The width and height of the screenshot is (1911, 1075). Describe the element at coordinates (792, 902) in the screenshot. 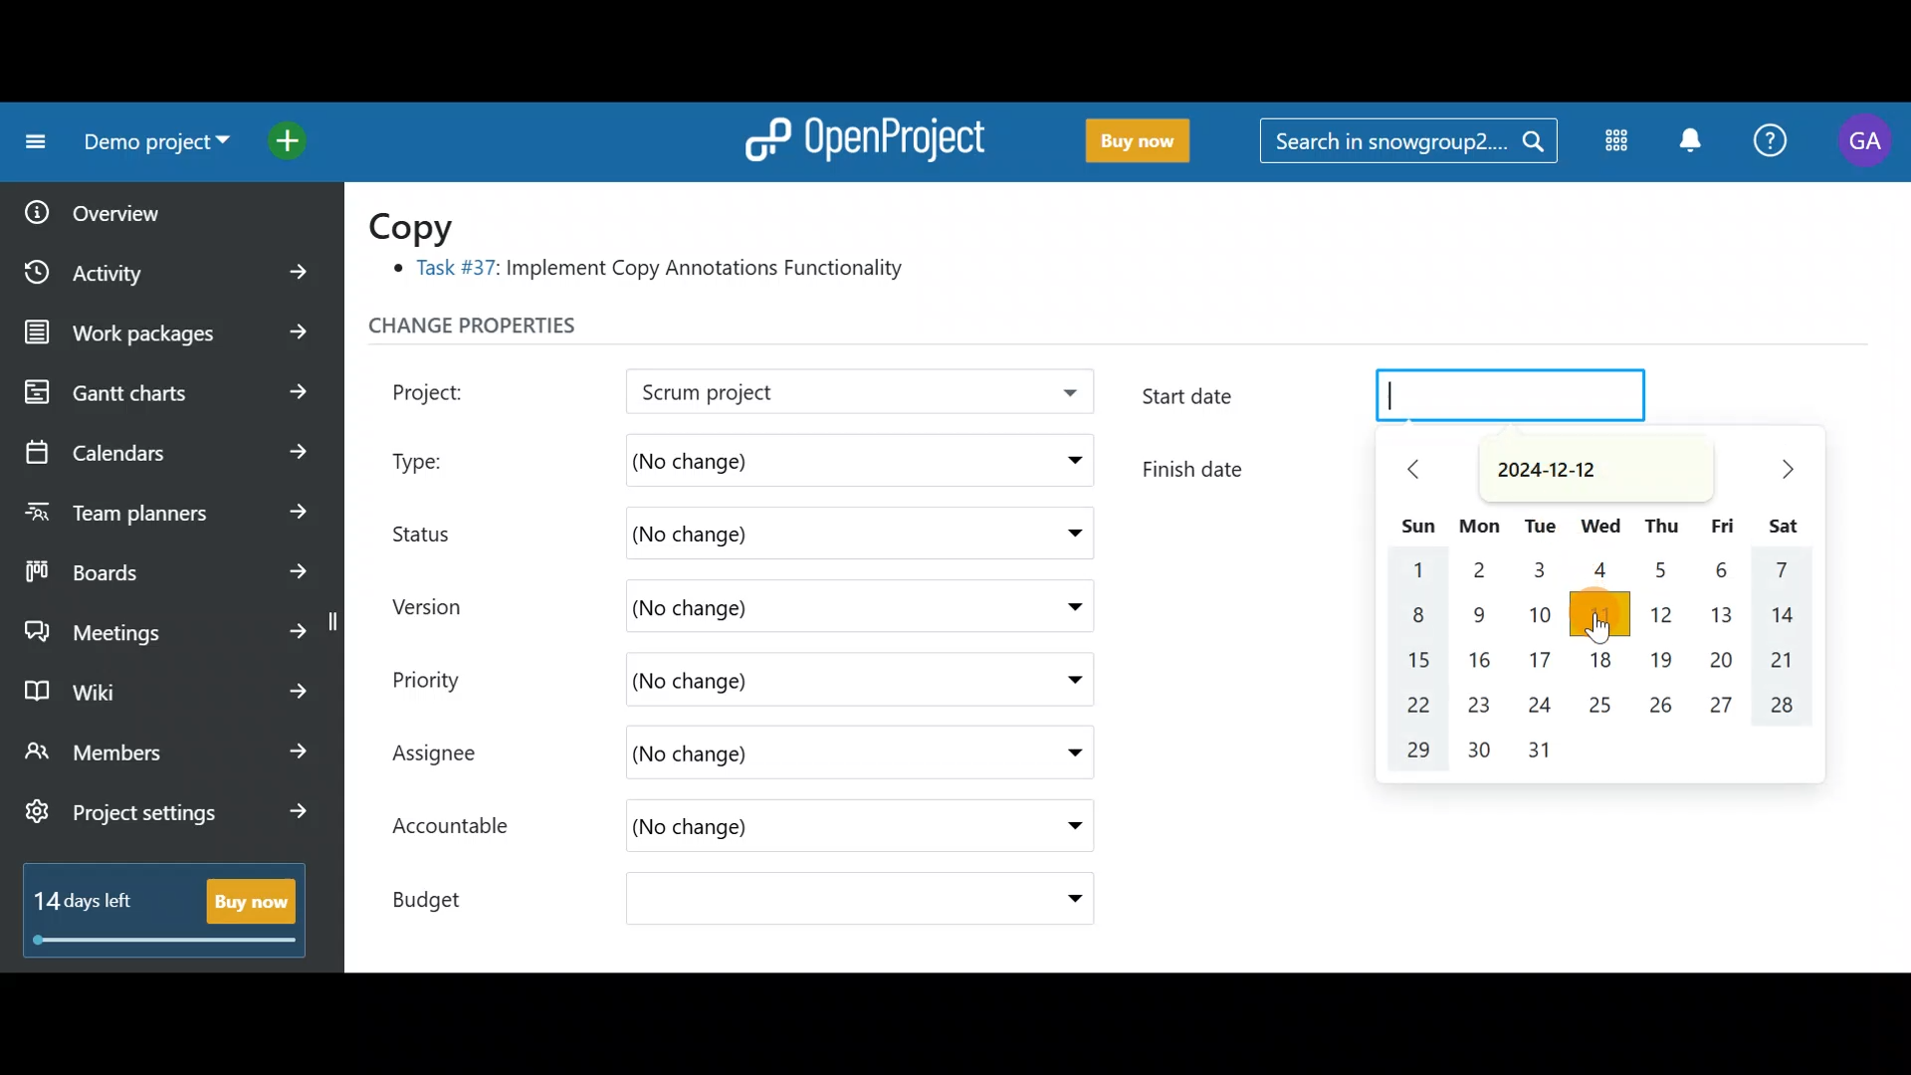

I see `(No change)` at that location.